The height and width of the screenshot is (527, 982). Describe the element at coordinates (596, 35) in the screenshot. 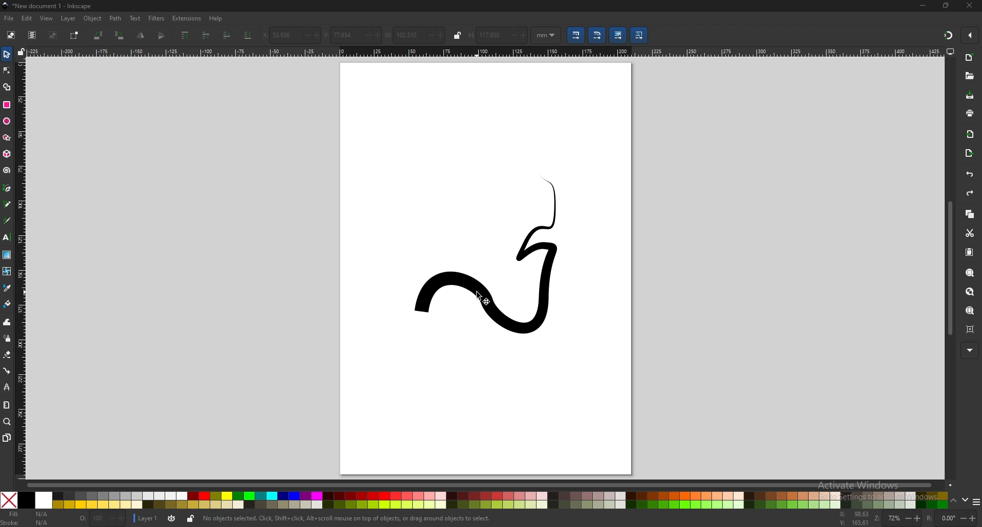

I see `scale radii` at that location.